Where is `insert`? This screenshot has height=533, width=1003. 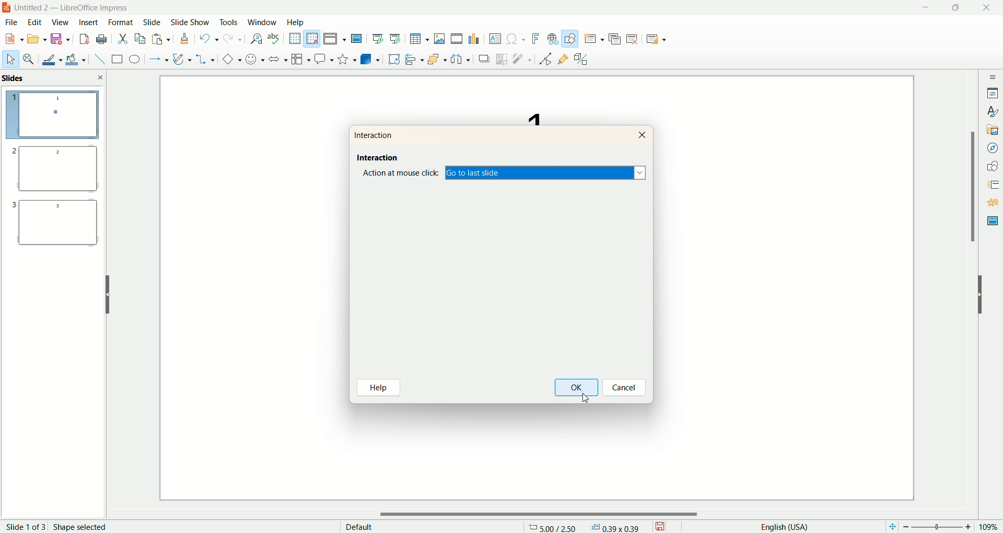 insert is located at coordinates (88, 22).